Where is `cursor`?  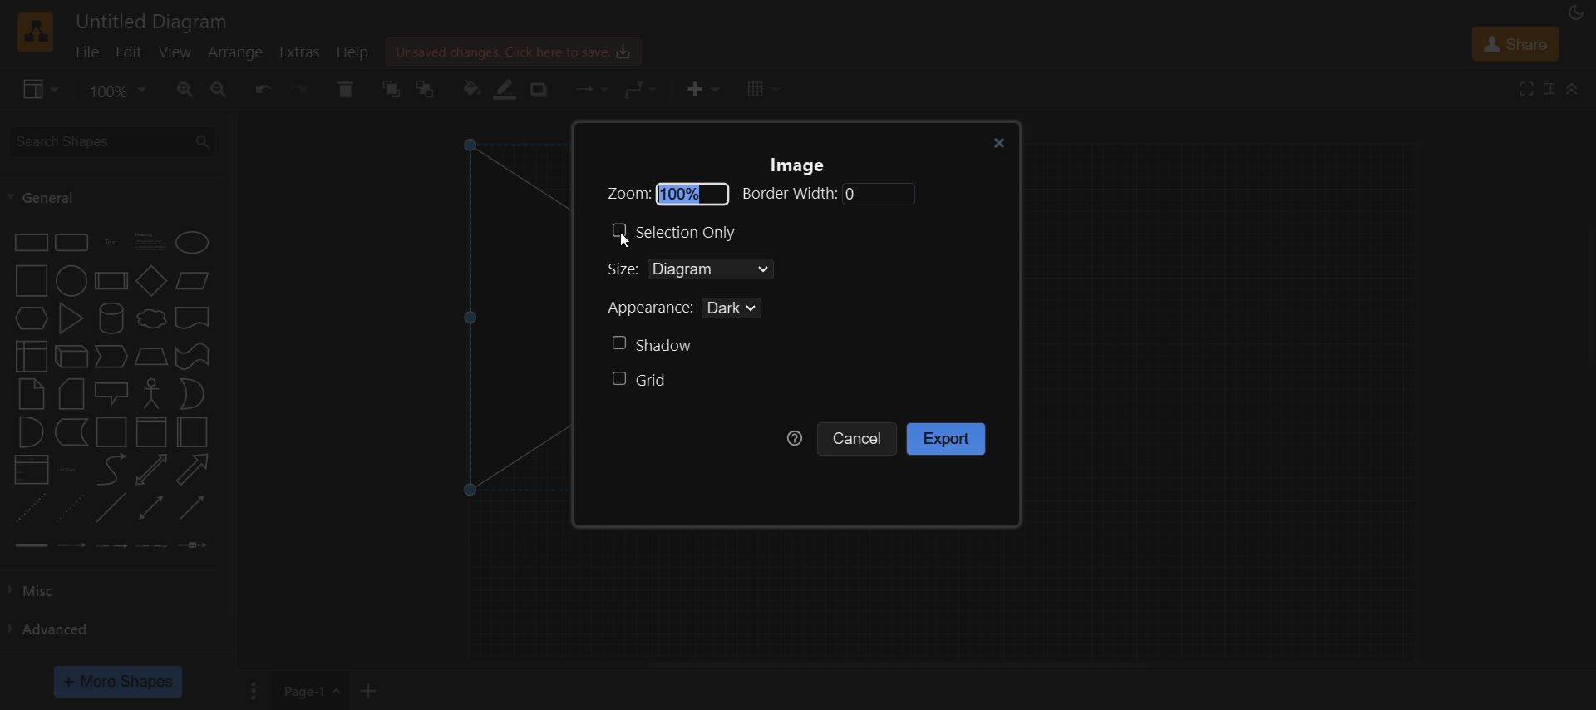 cursor is located at coordinates (626, 243).